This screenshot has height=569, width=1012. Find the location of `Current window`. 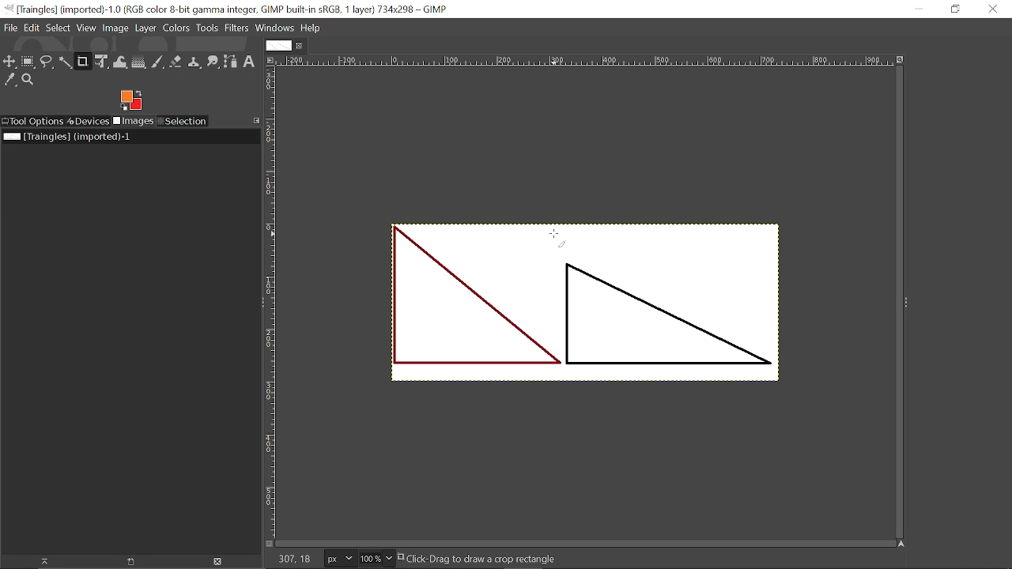

Current window is located at coordinates (229, 9).